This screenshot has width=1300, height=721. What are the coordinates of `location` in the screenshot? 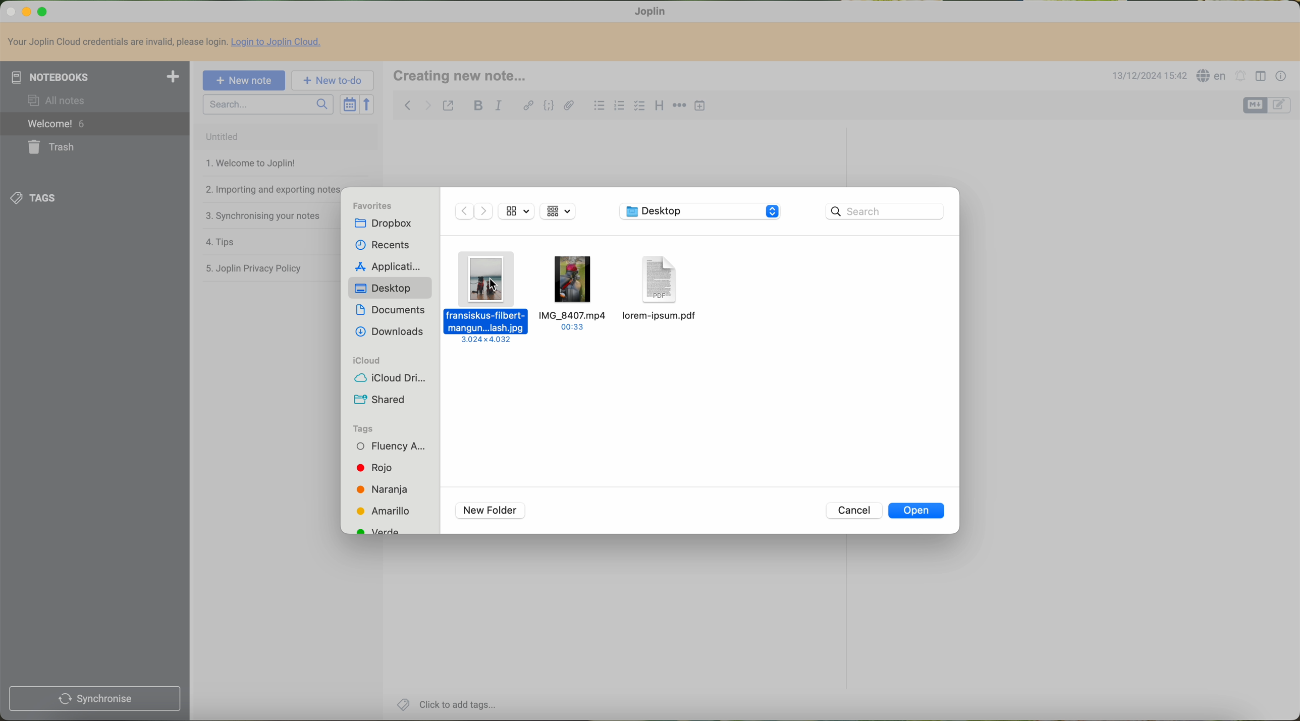 It's located at (699, 213).